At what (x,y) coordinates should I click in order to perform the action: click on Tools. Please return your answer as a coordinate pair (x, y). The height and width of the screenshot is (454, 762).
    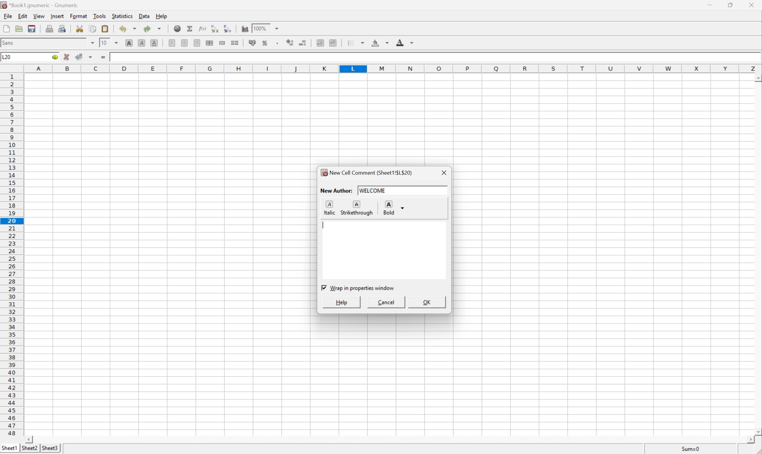
    Looking at the image, I should click on (99, 15).